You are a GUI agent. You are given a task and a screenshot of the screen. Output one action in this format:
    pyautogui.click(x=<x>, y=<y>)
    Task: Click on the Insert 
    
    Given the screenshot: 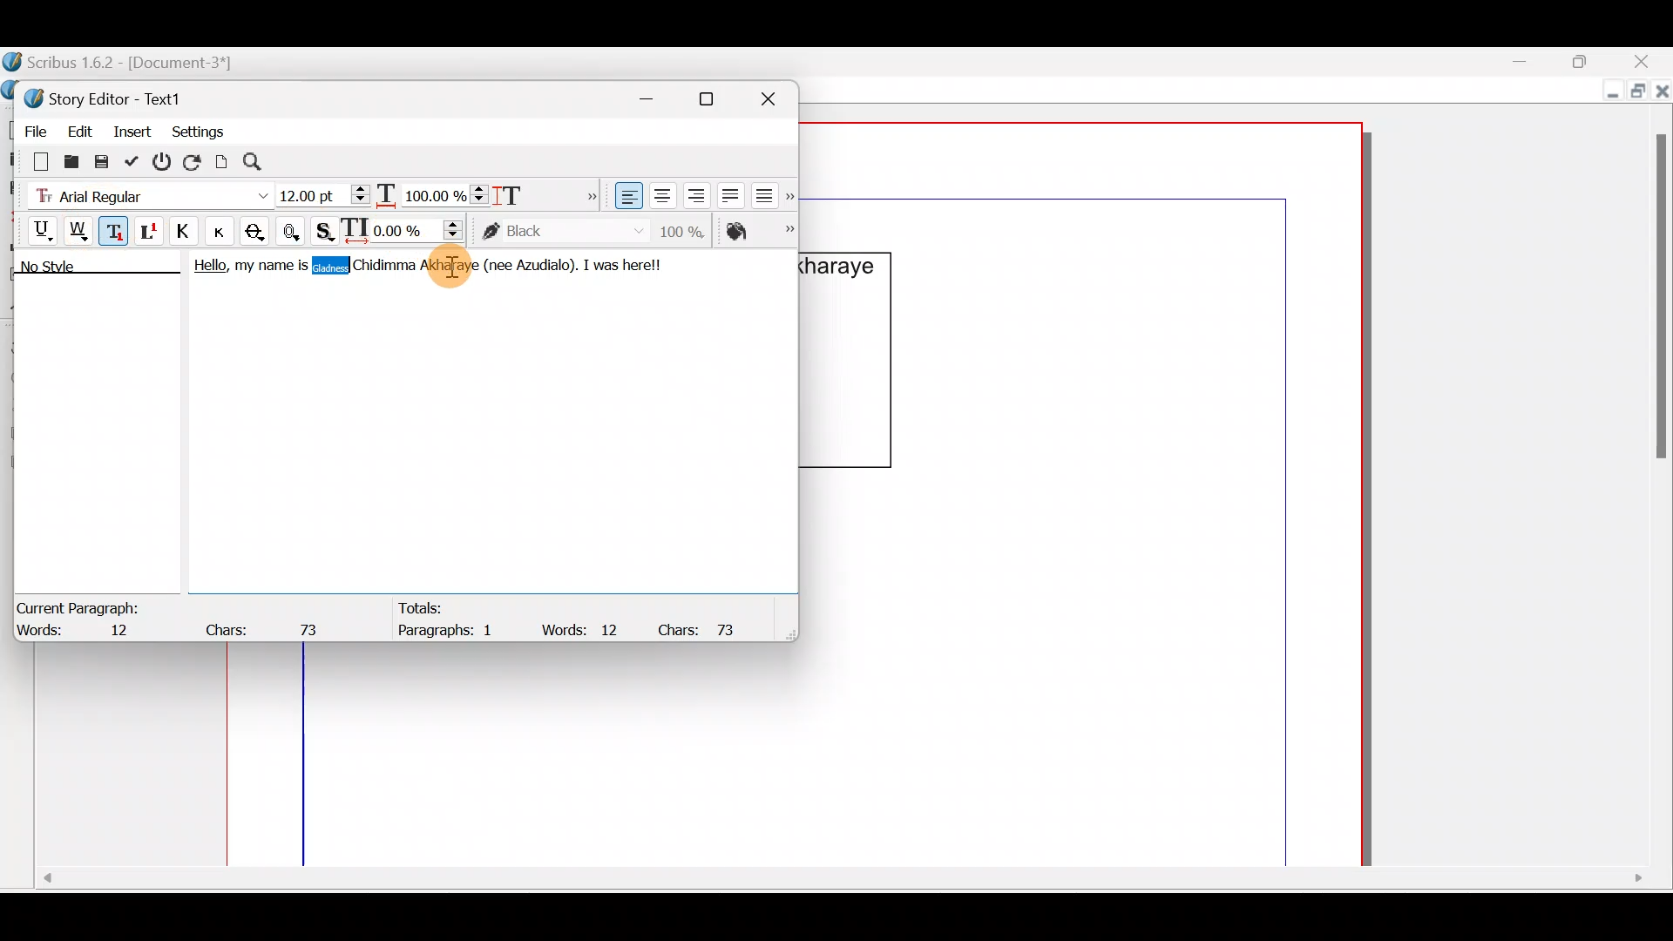 What is the action you would take?
    pyautogui.click(x=133, y=130)
    